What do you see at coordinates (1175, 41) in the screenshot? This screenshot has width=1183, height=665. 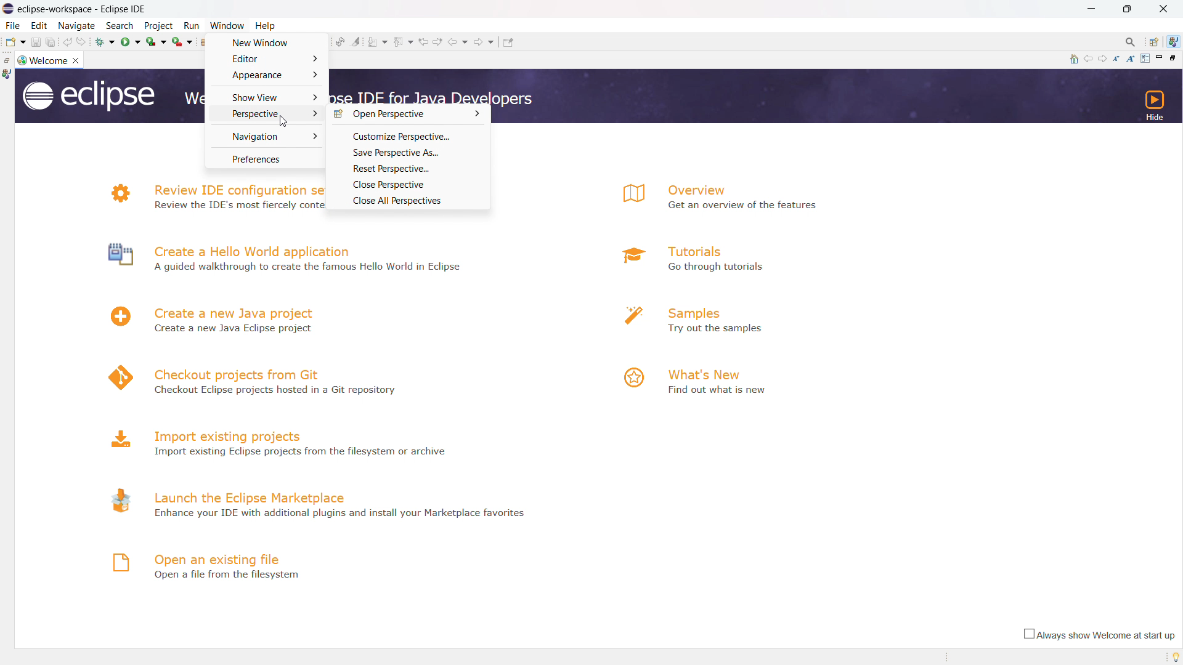 I see `java` at bounding box center [1175, 41].